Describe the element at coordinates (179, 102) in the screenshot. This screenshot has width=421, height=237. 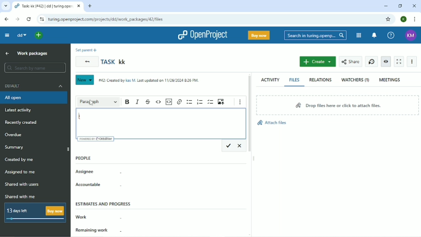
I see `Link` at that location.